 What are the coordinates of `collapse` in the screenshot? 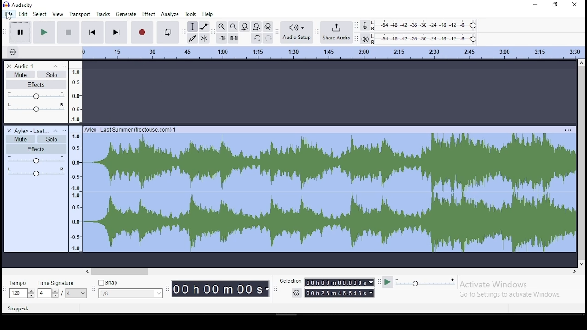 It's located at (57, 131).